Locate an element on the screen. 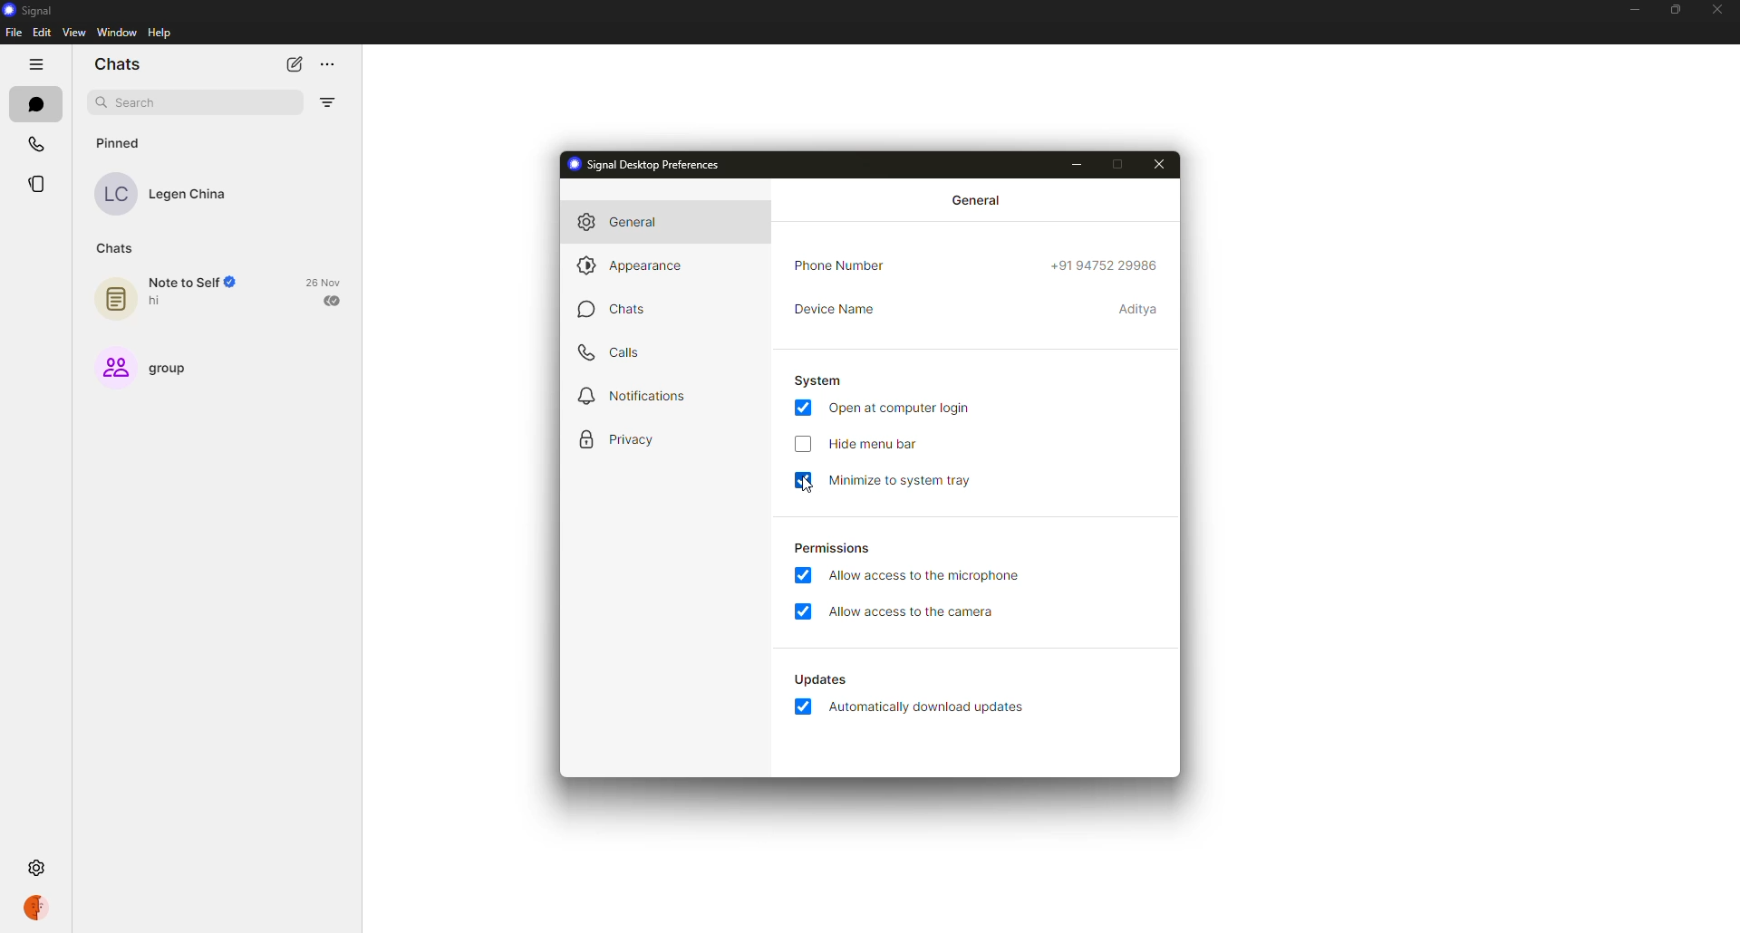  chats is located at coordinates (120, 64).